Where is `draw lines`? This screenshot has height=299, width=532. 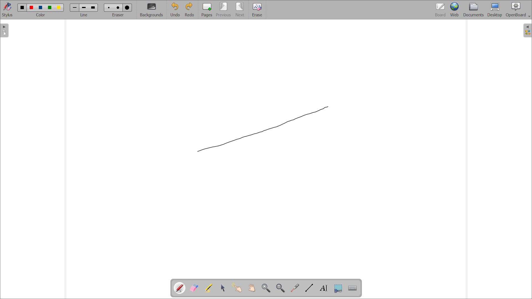 draw lines is located at coordinates (309, 288).